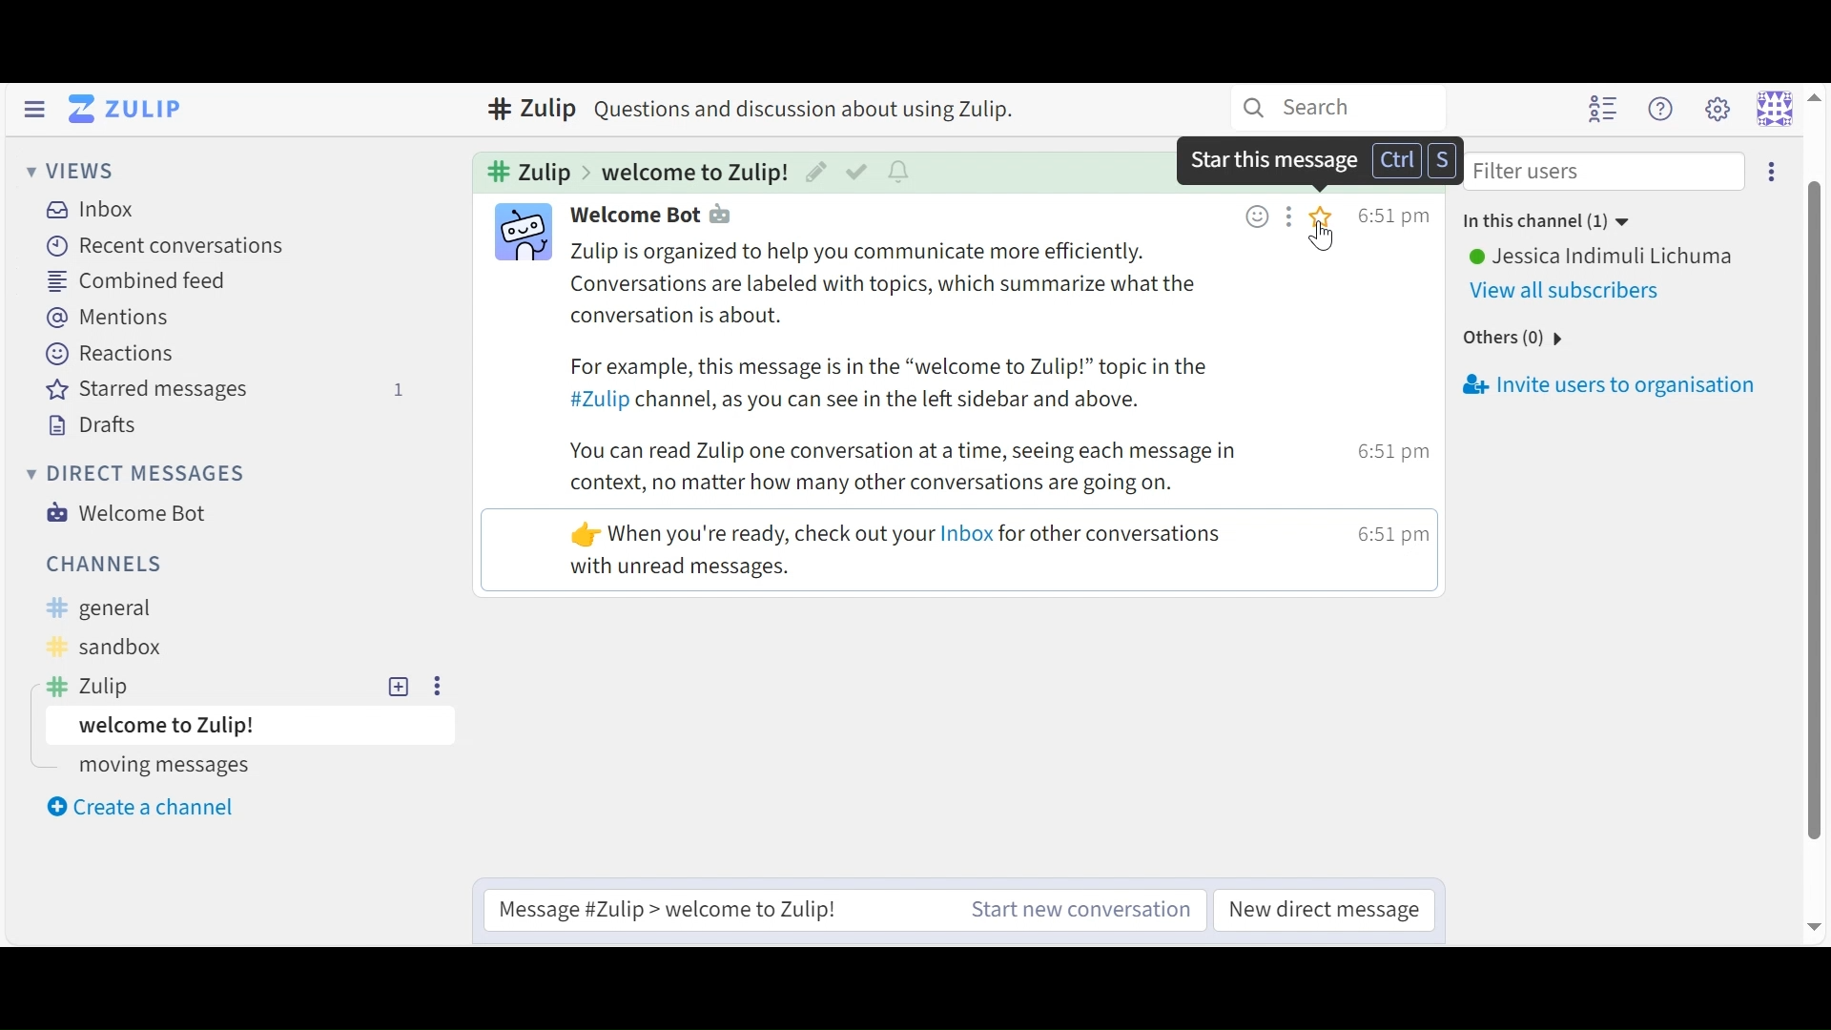  What do you see at coordinates (1820, 505) in the screenshot?
I see `scroll bar` at bounding box center [1820, 505].